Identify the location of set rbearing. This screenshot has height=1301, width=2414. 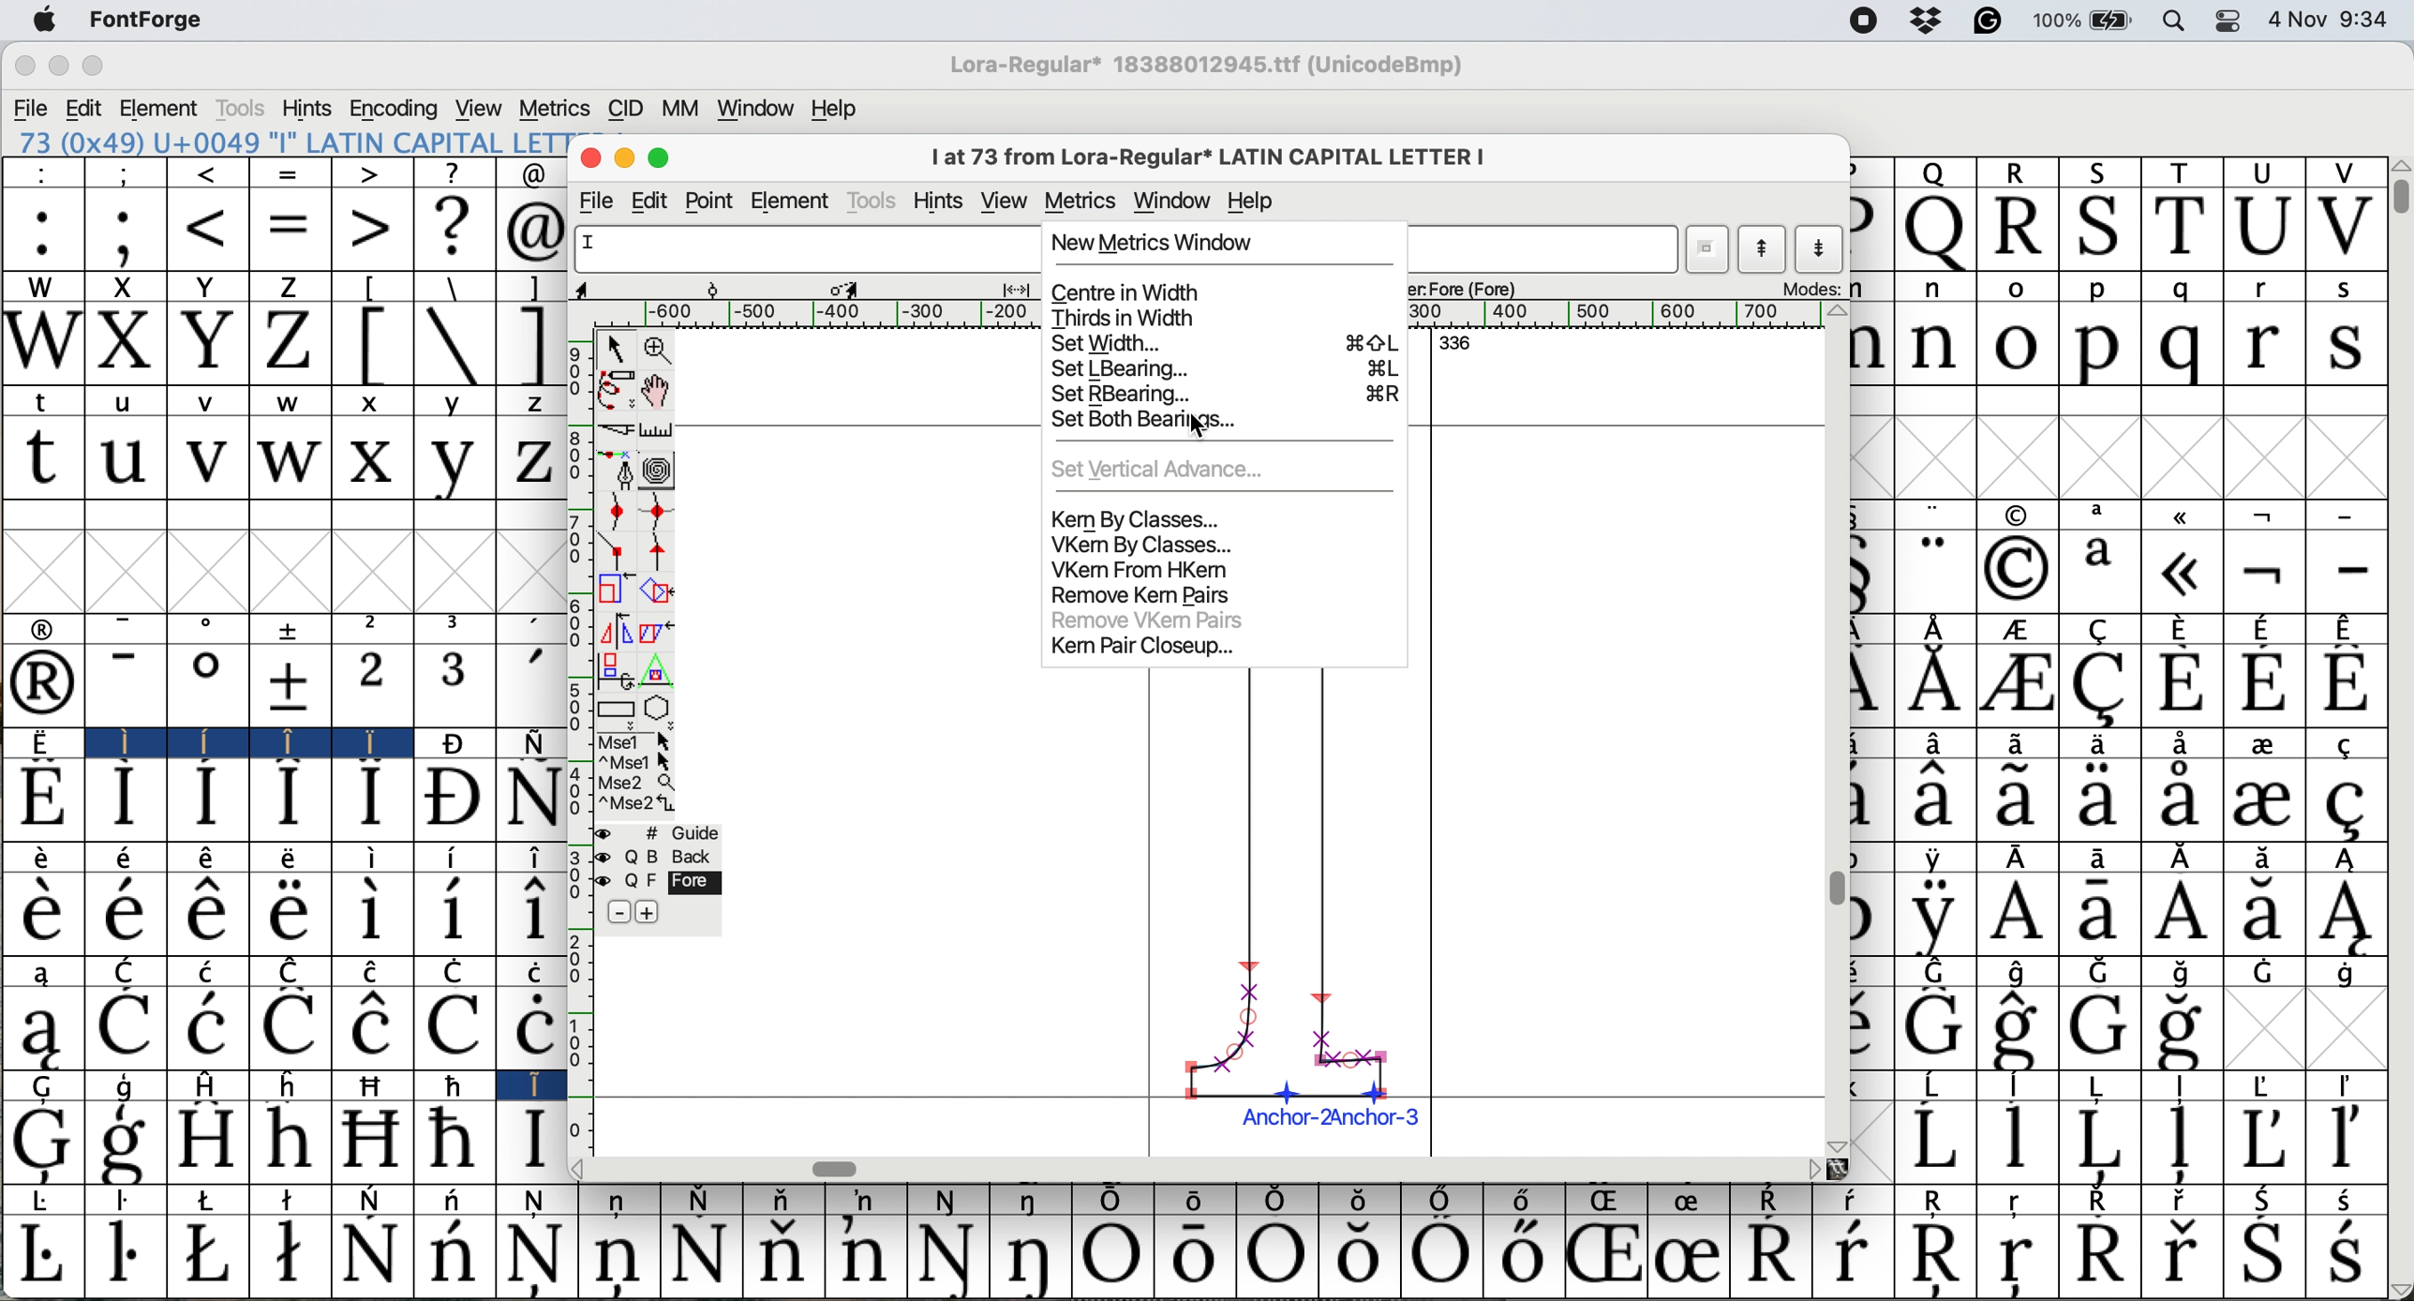
(1225, 395).